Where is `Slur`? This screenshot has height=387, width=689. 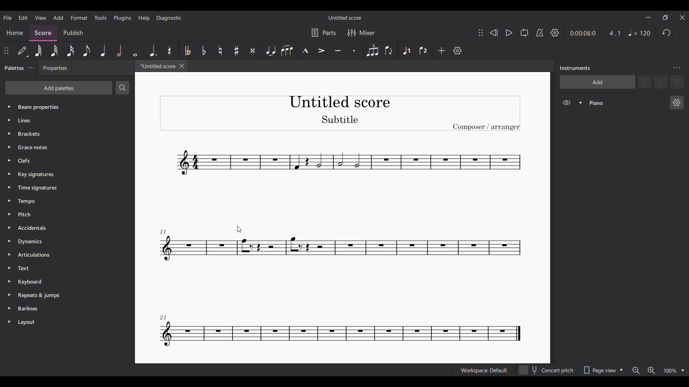 Slur is located at coordinates (288, 51).